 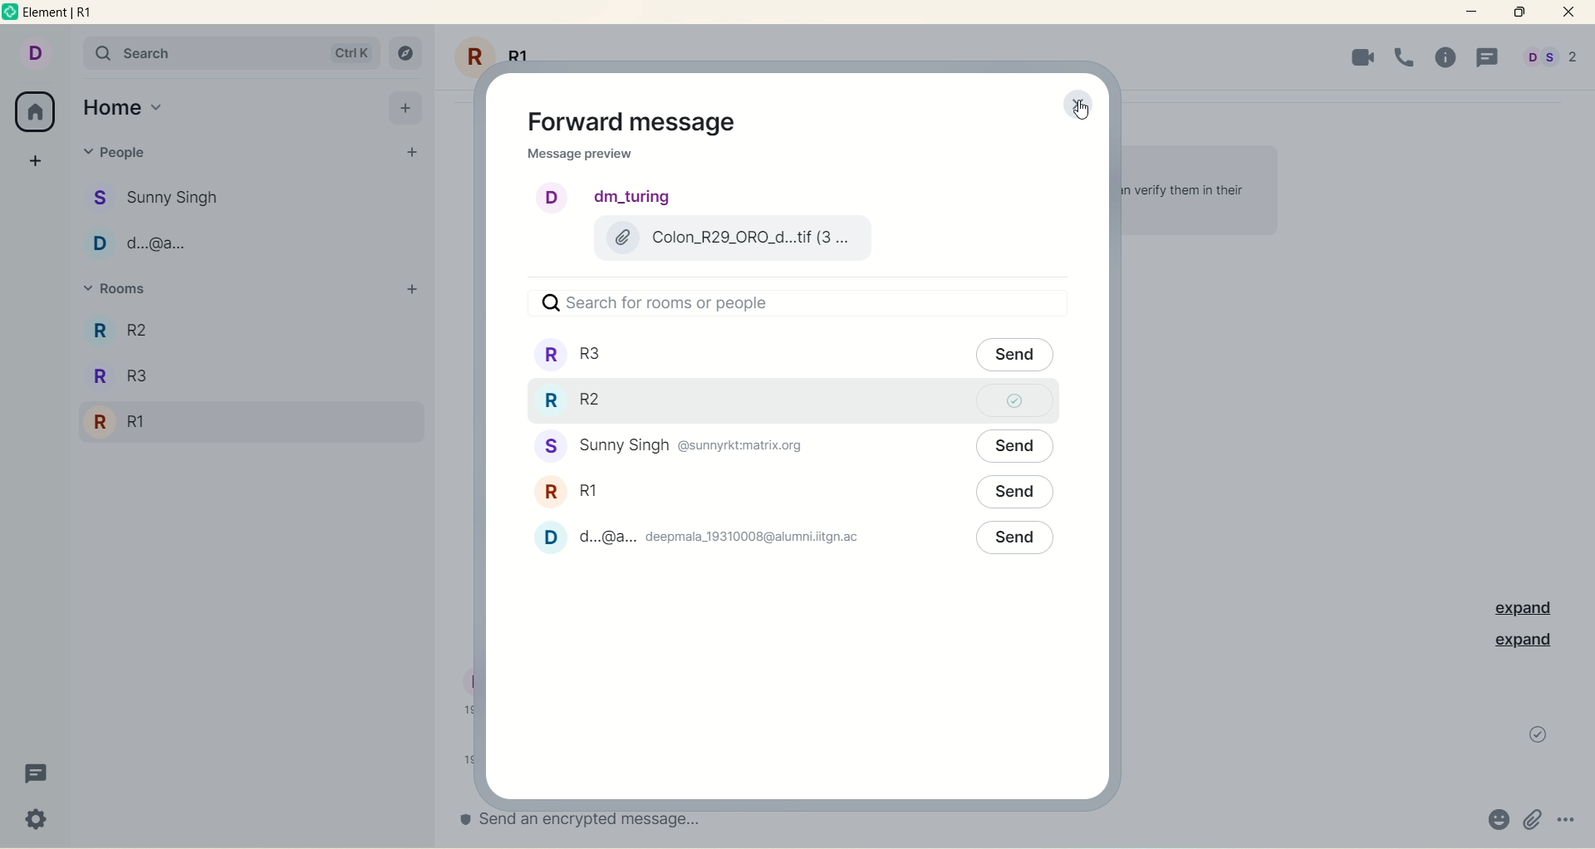 I want to click on logo, so click(x=12, y=15).